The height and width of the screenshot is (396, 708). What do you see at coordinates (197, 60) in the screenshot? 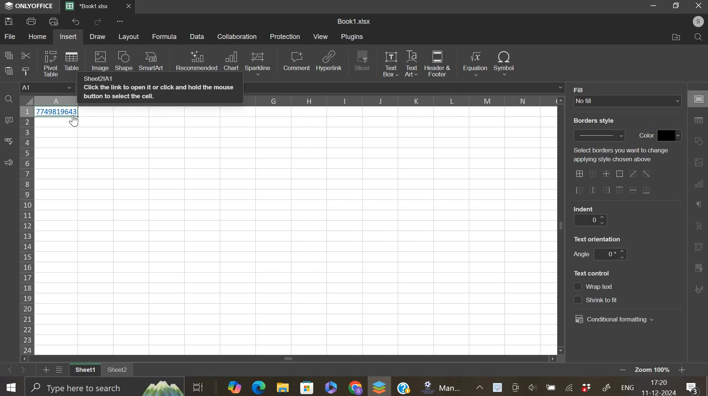
I see `recommend chart` at bounding box center [197, 60].